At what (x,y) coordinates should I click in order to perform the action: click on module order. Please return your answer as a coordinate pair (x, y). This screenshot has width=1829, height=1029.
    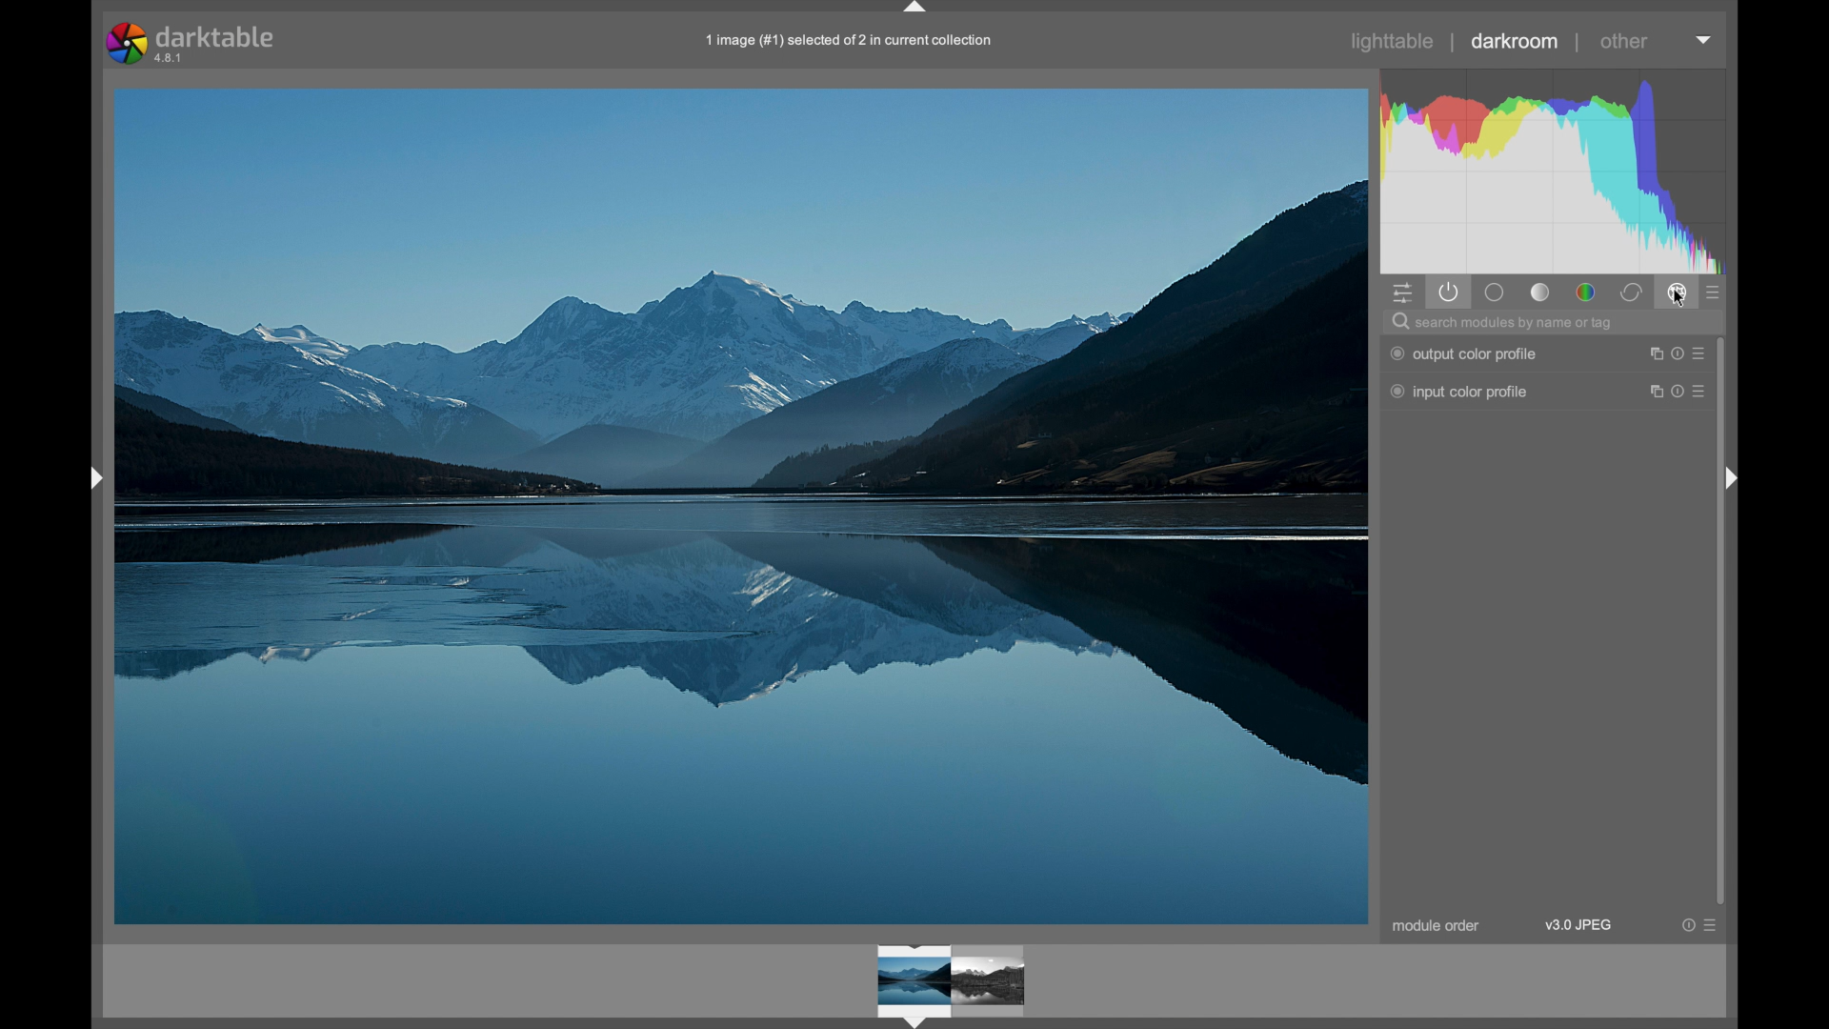
    Looking at the image, I should click on (1437, 925).